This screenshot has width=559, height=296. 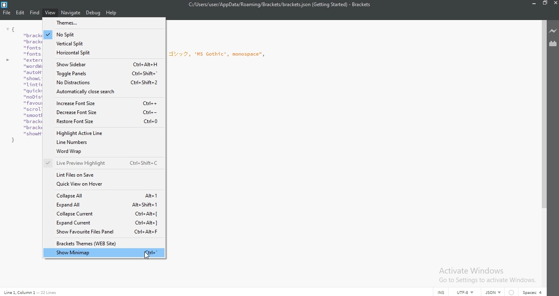 I want to click on show favourites files panles, so click(x=100, y=232).